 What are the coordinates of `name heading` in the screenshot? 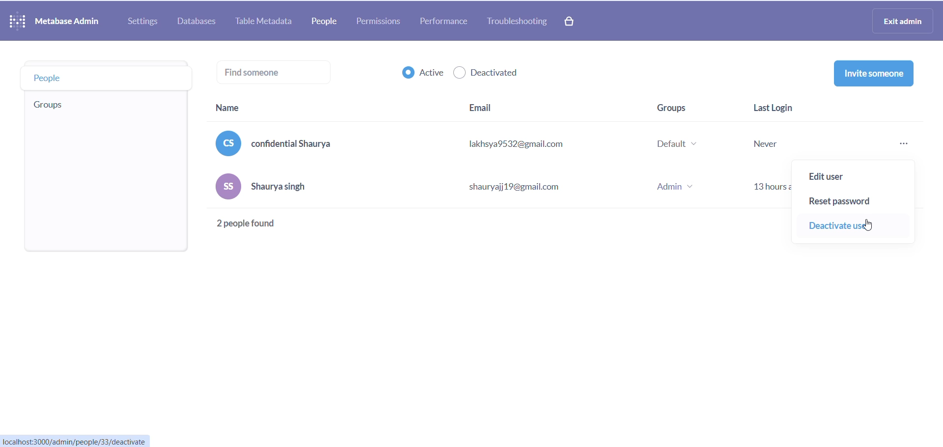 It's located at (266, 109).